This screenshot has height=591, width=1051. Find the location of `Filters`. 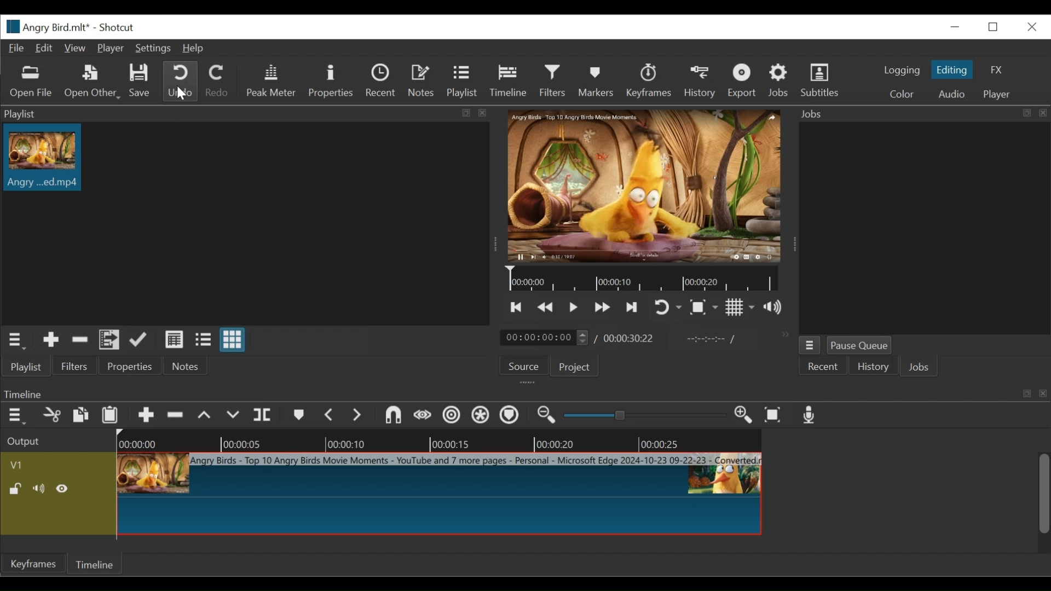

Filters is located at coordinates (73, 366).